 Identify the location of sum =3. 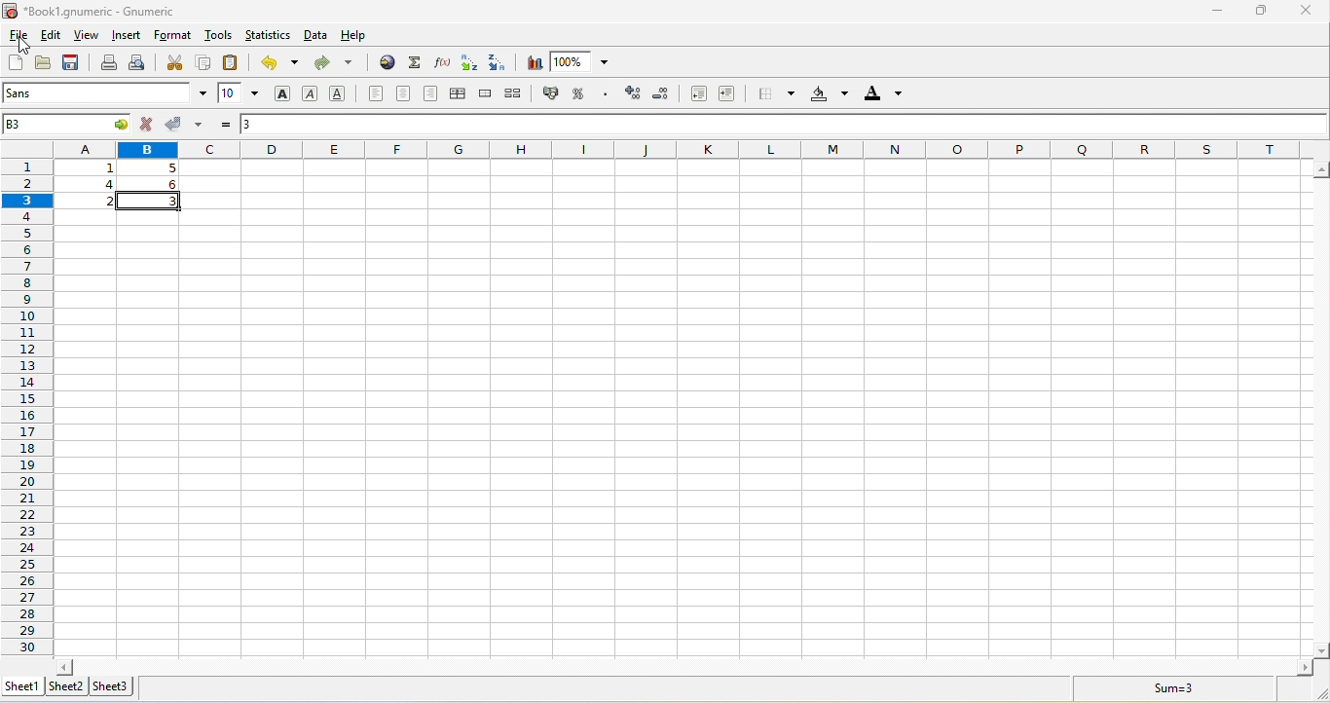
(1162, 688).